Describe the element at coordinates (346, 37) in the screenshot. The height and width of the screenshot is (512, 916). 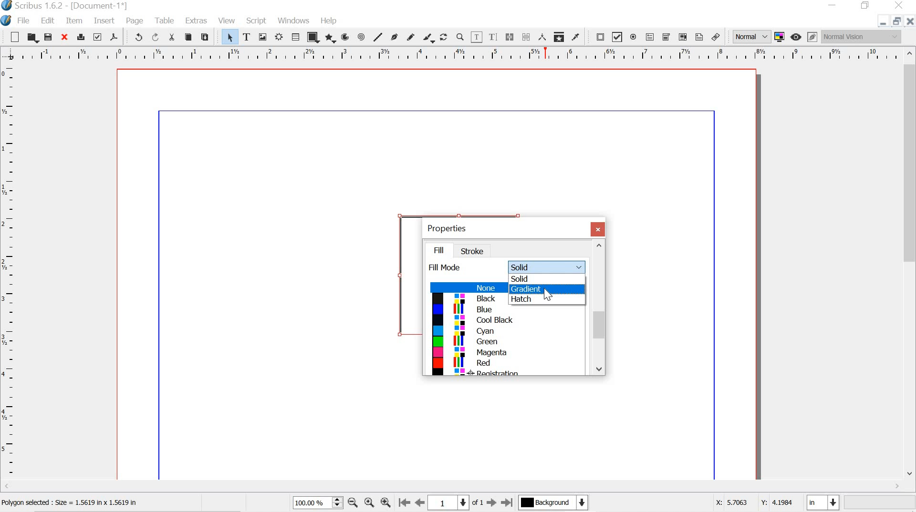
I see `arc` at that location.